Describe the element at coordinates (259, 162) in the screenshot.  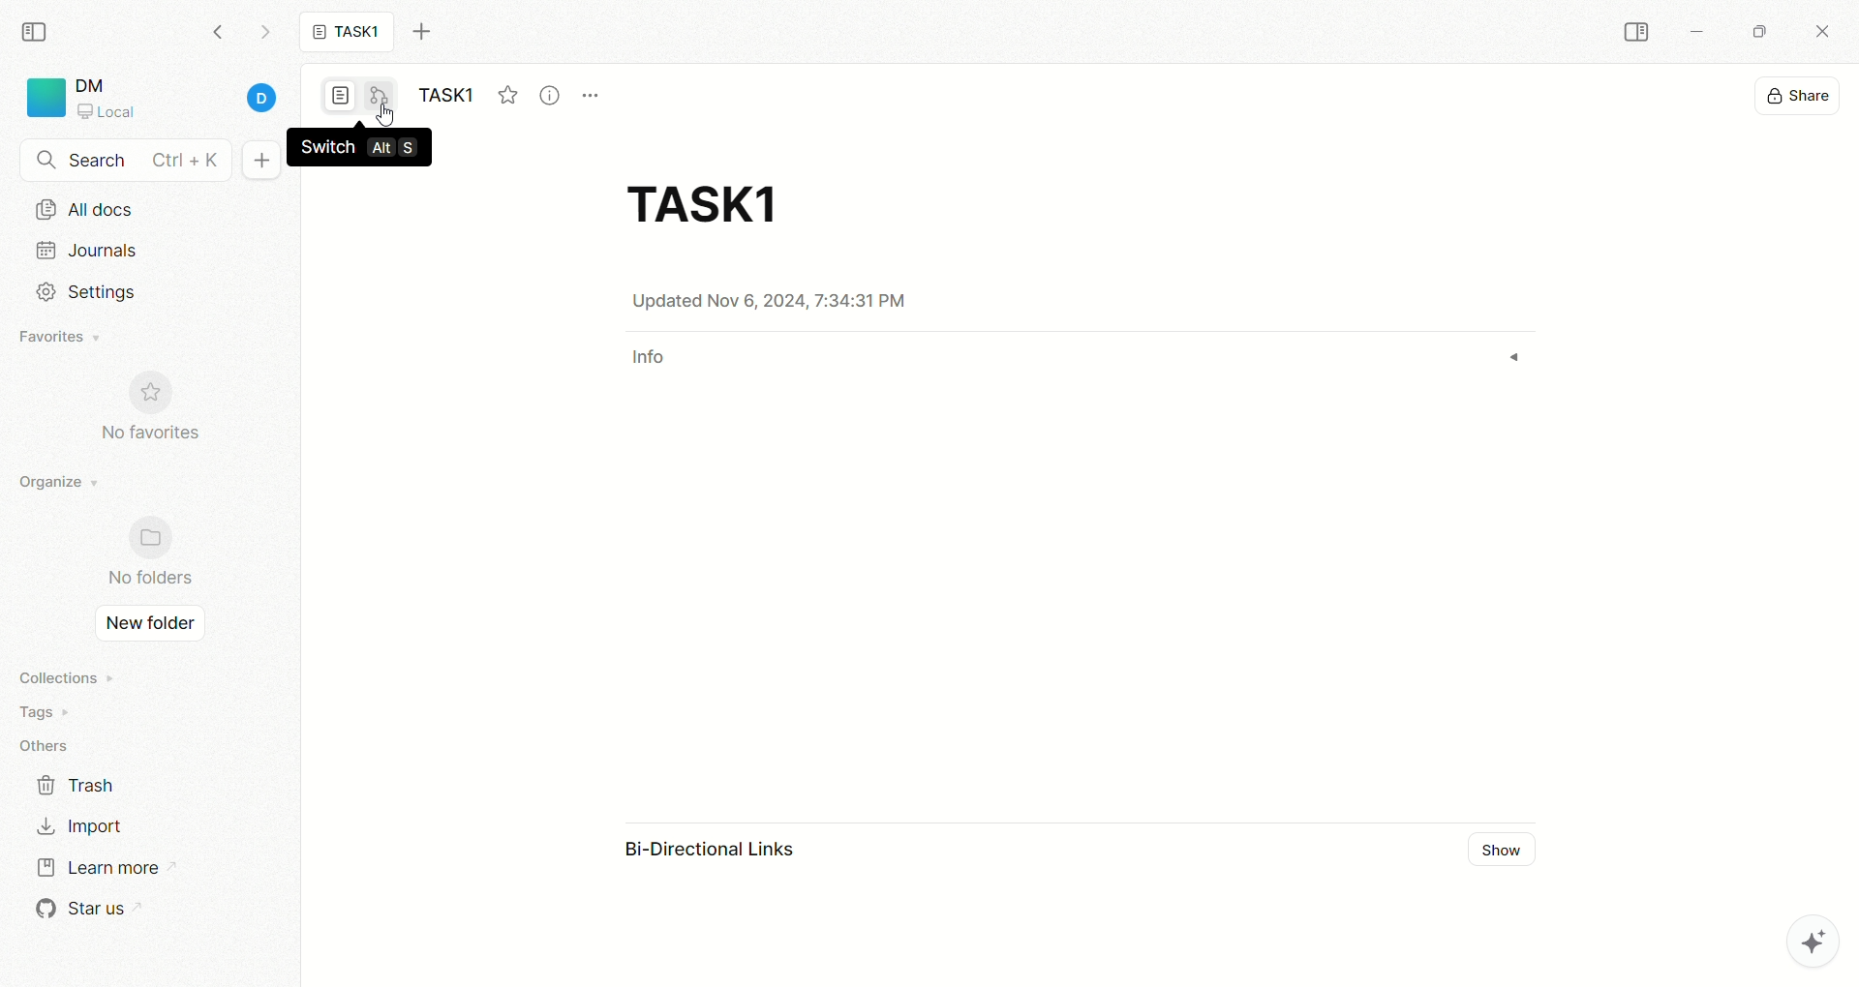
I see `new document` at that location.